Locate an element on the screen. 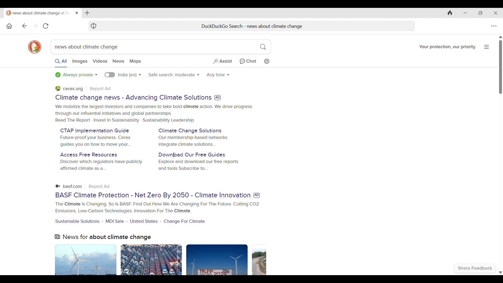  Ctap implementation guide  is located at coordinates (95, 131).